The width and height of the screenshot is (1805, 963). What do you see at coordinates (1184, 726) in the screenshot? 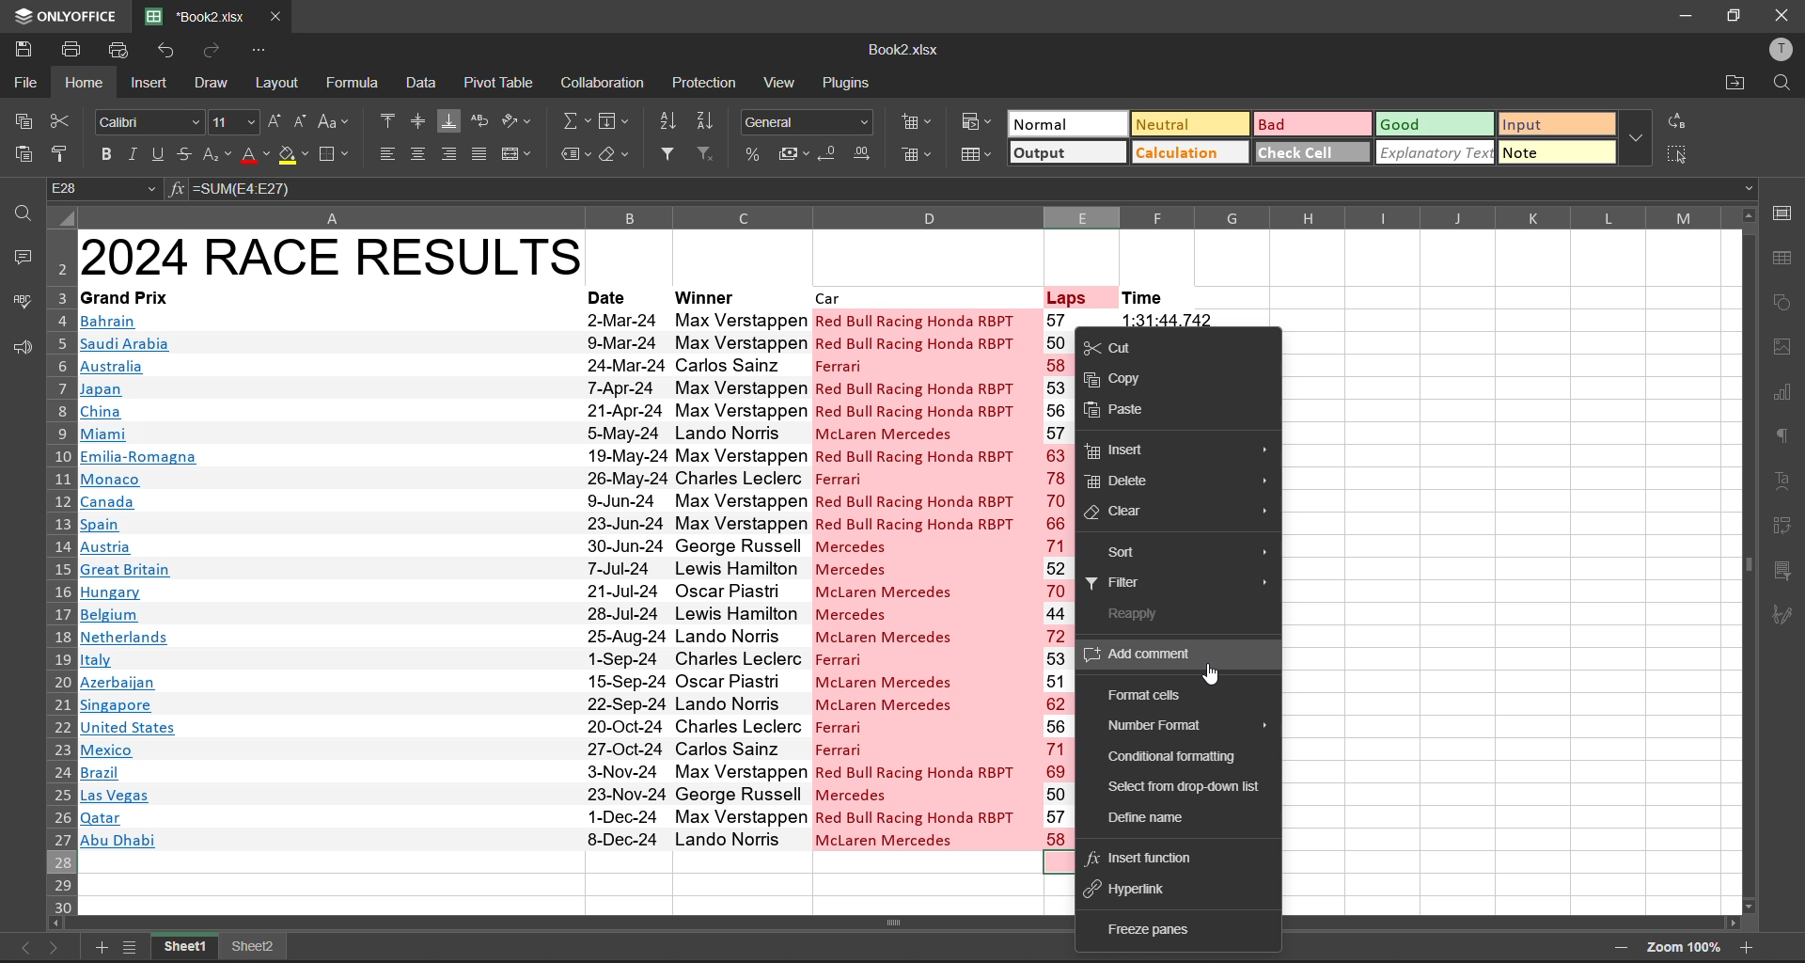
I see `number format` at bounding box center [1184, 726].